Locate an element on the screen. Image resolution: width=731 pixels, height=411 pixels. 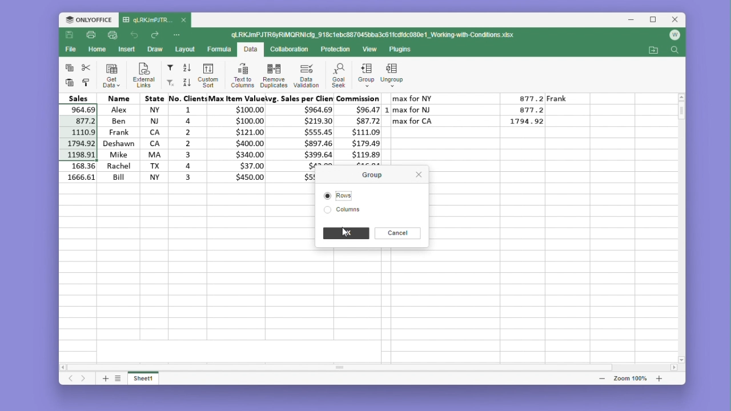
cursor is located at coordinates (372, 82).